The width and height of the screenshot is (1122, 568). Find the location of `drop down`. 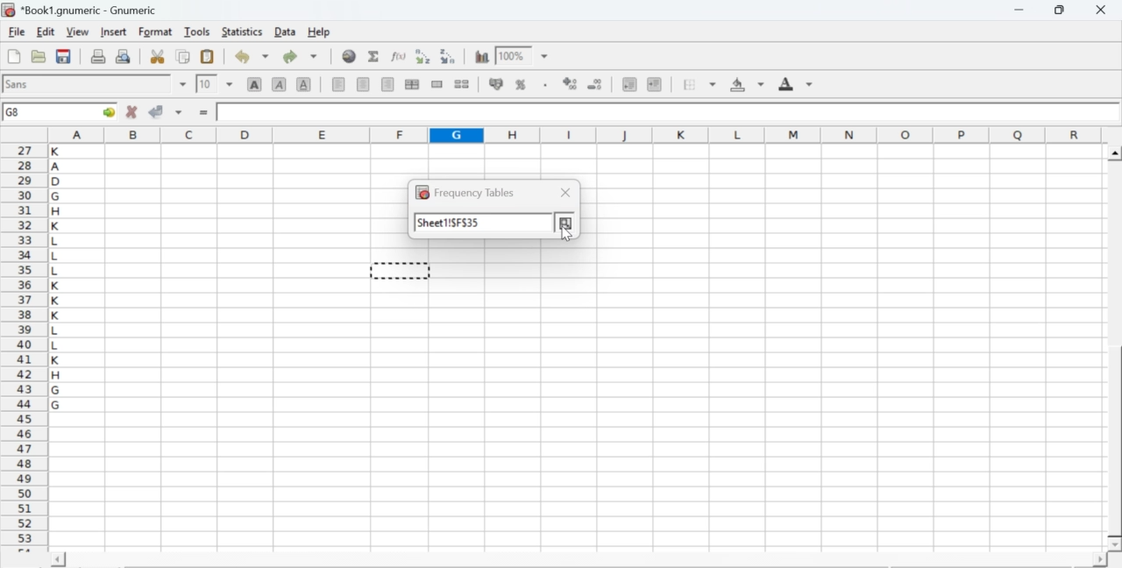

drop down is located at coordinates (545, 57).